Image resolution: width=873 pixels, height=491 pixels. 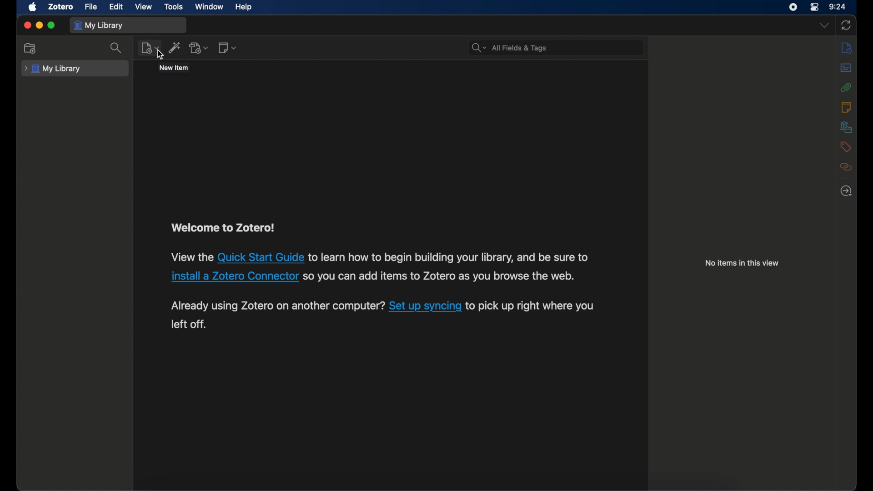 What do you see at coordinates (846, 128) in the screenshot?
I see `libraries` at bounding box center [846, 128].